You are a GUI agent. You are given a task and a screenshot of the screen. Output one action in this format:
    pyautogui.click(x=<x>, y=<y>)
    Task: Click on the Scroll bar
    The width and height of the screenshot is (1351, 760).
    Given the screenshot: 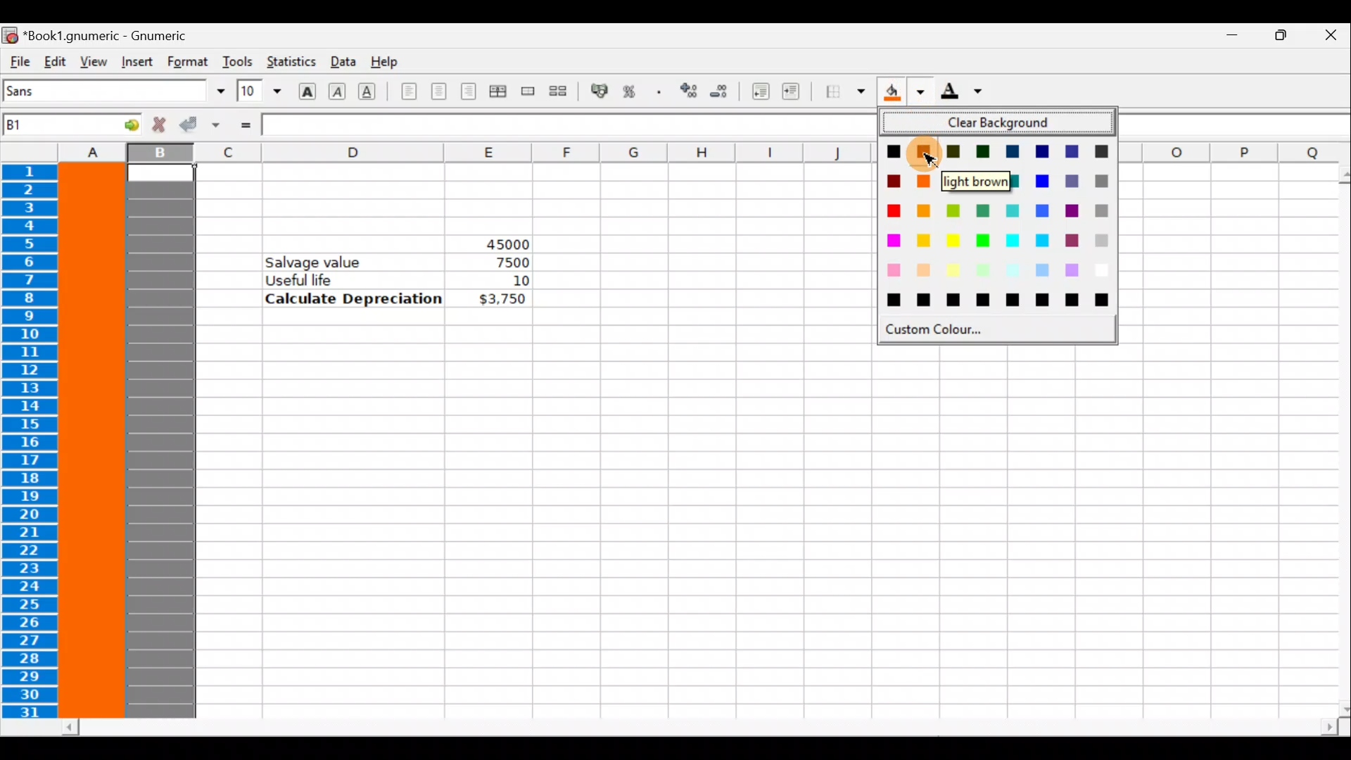 What is the action you would take?
    pyautogui.click(x=701, y=728)
    